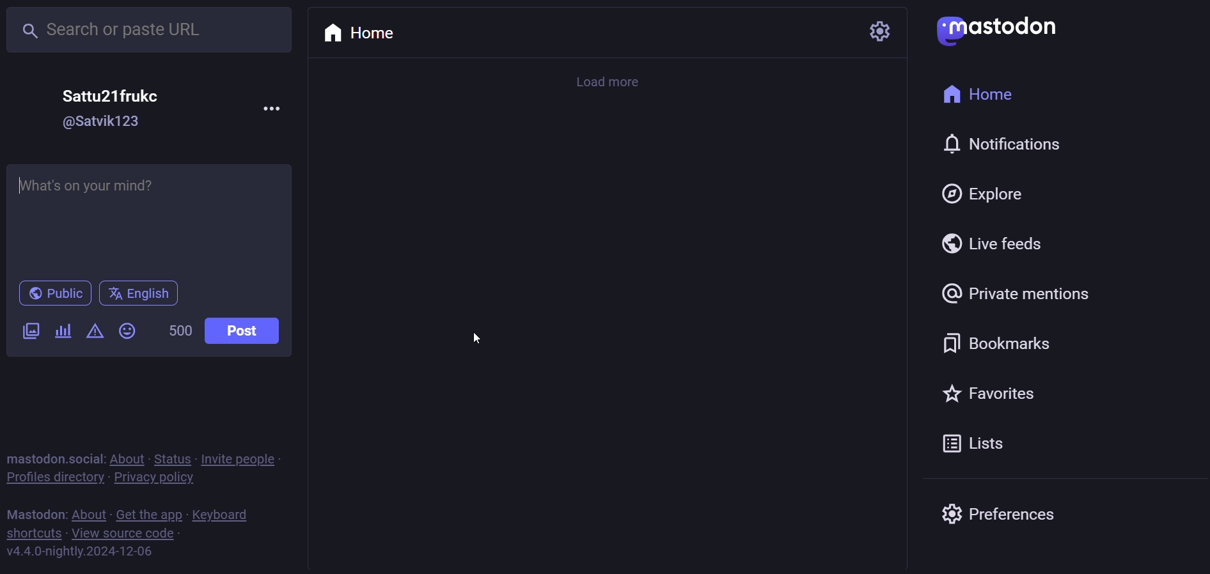 This screenshot has height=574, width=1210. Describe the element at coordinates (31, 532) in the screenshot. I see `shortcut` at that location.